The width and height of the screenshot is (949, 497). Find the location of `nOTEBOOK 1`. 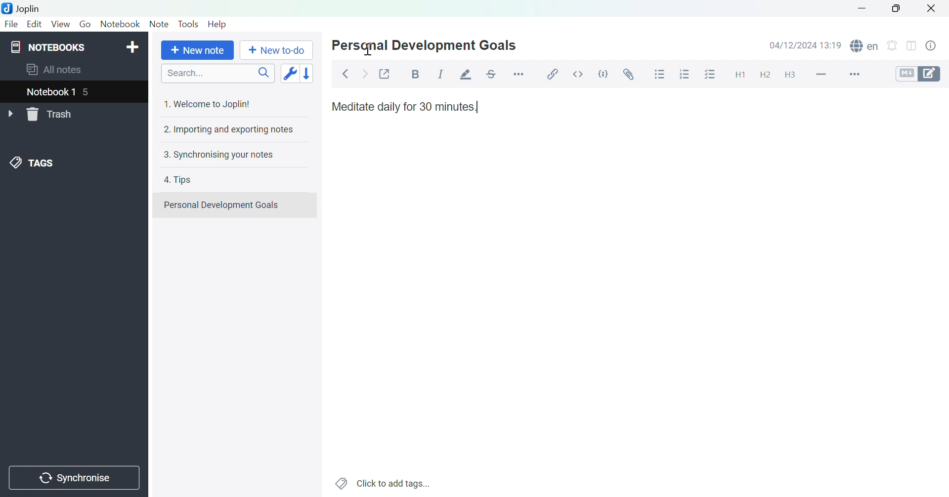

nOTEBOOK 1 is located at coordinates (52, 92).